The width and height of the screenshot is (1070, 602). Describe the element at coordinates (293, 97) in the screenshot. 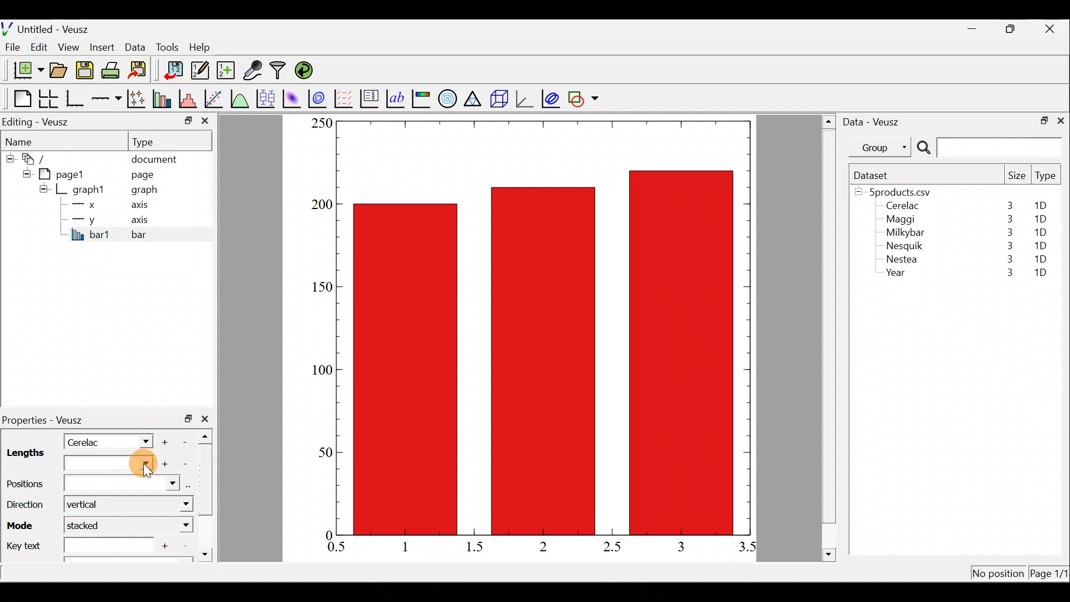

I see `Plot a 2d dataset as an image` at that location.